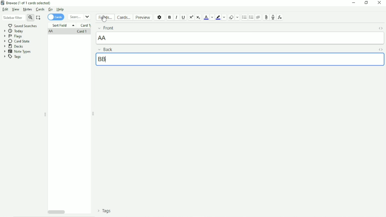 This screenshot has width=386, height=217. I want to click on Select, so click(39, 18).